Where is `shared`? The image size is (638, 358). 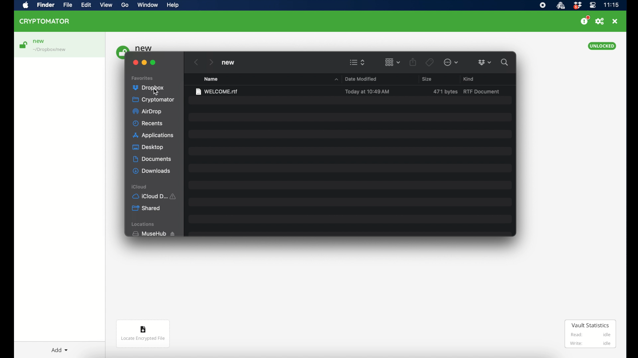 shared is located at coordinates (146, 208).